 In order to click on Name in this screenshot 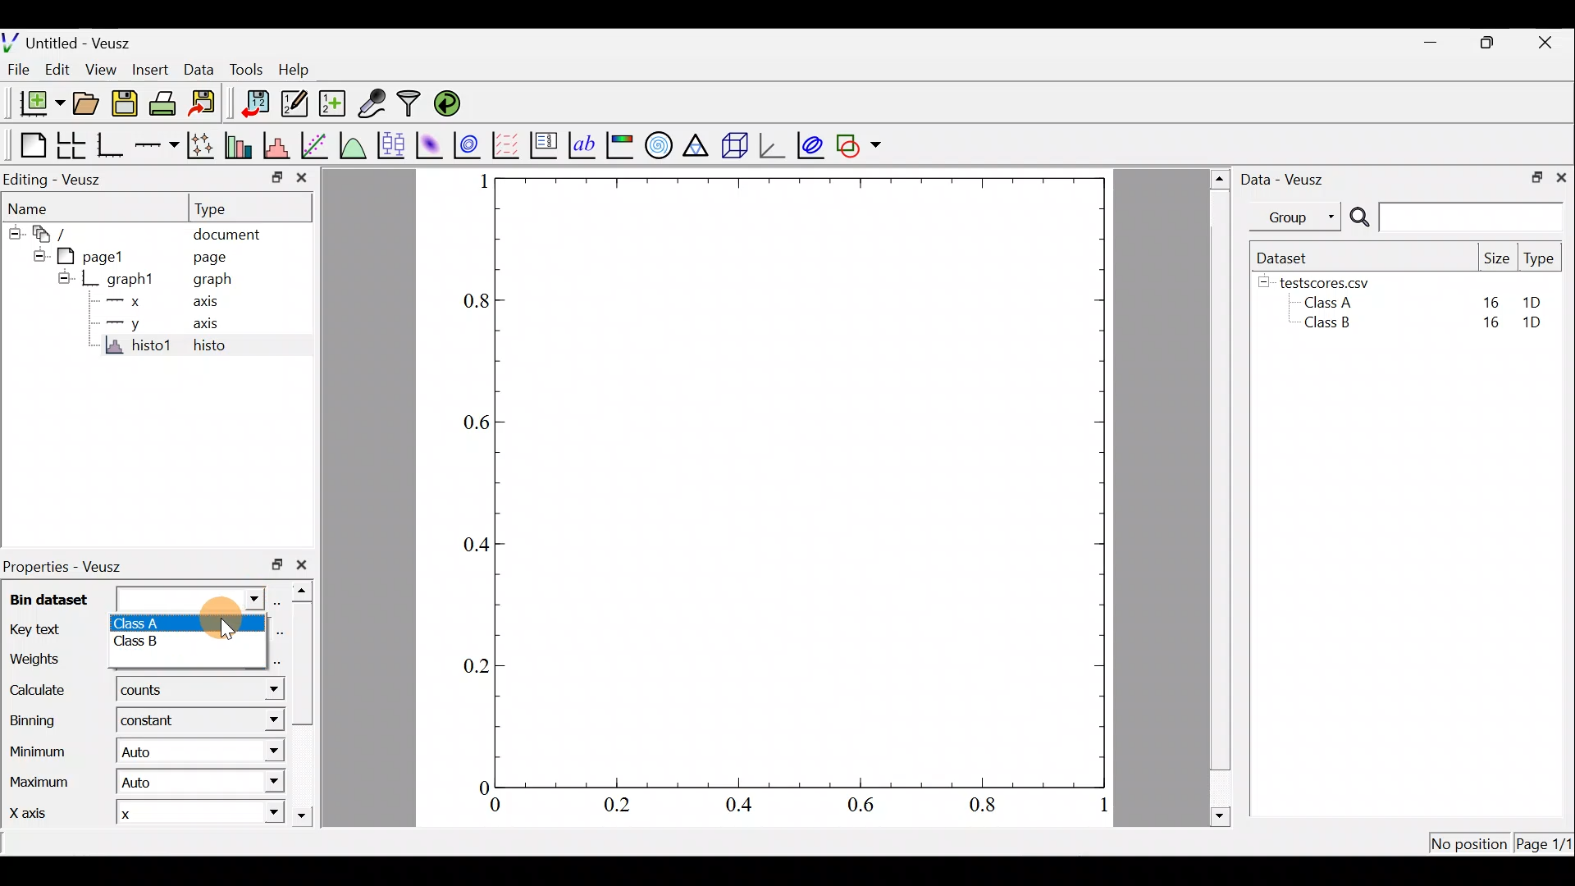, I will do `click(49, 209)`.